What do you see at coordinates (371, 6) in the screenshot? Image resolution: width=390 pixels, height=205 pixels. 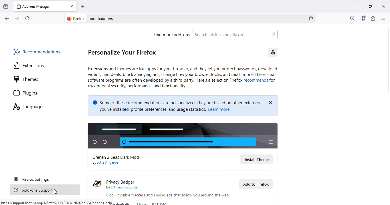 I see `Maximize` at bounding box center [371, 6].